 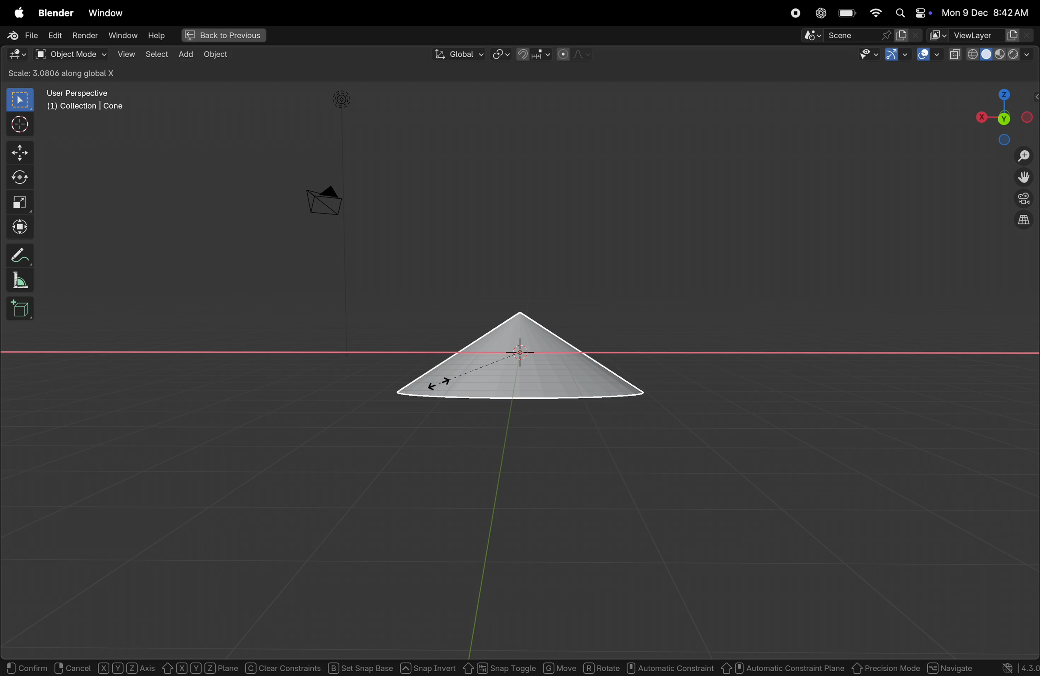 What do you see at coordinates (895, 55) in the screenshot?
I see `show gimzo` at bounding box center [895, 55].